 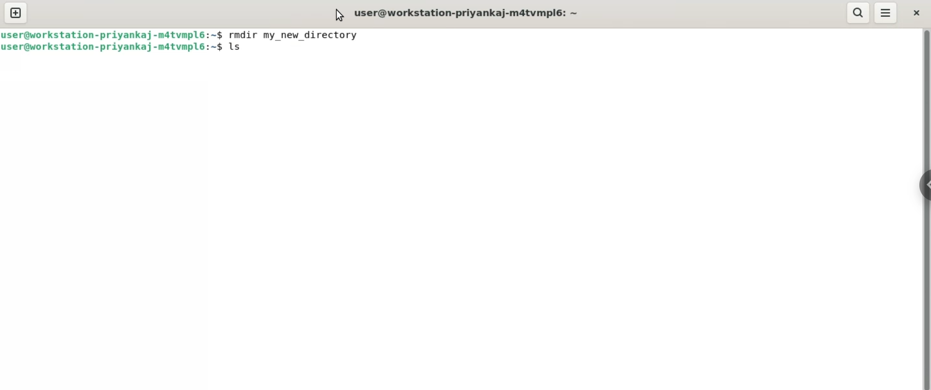 What do you see at coordinates (18, 13) in the screenshot?
I see `new tab` at bounding box center [18, 13].